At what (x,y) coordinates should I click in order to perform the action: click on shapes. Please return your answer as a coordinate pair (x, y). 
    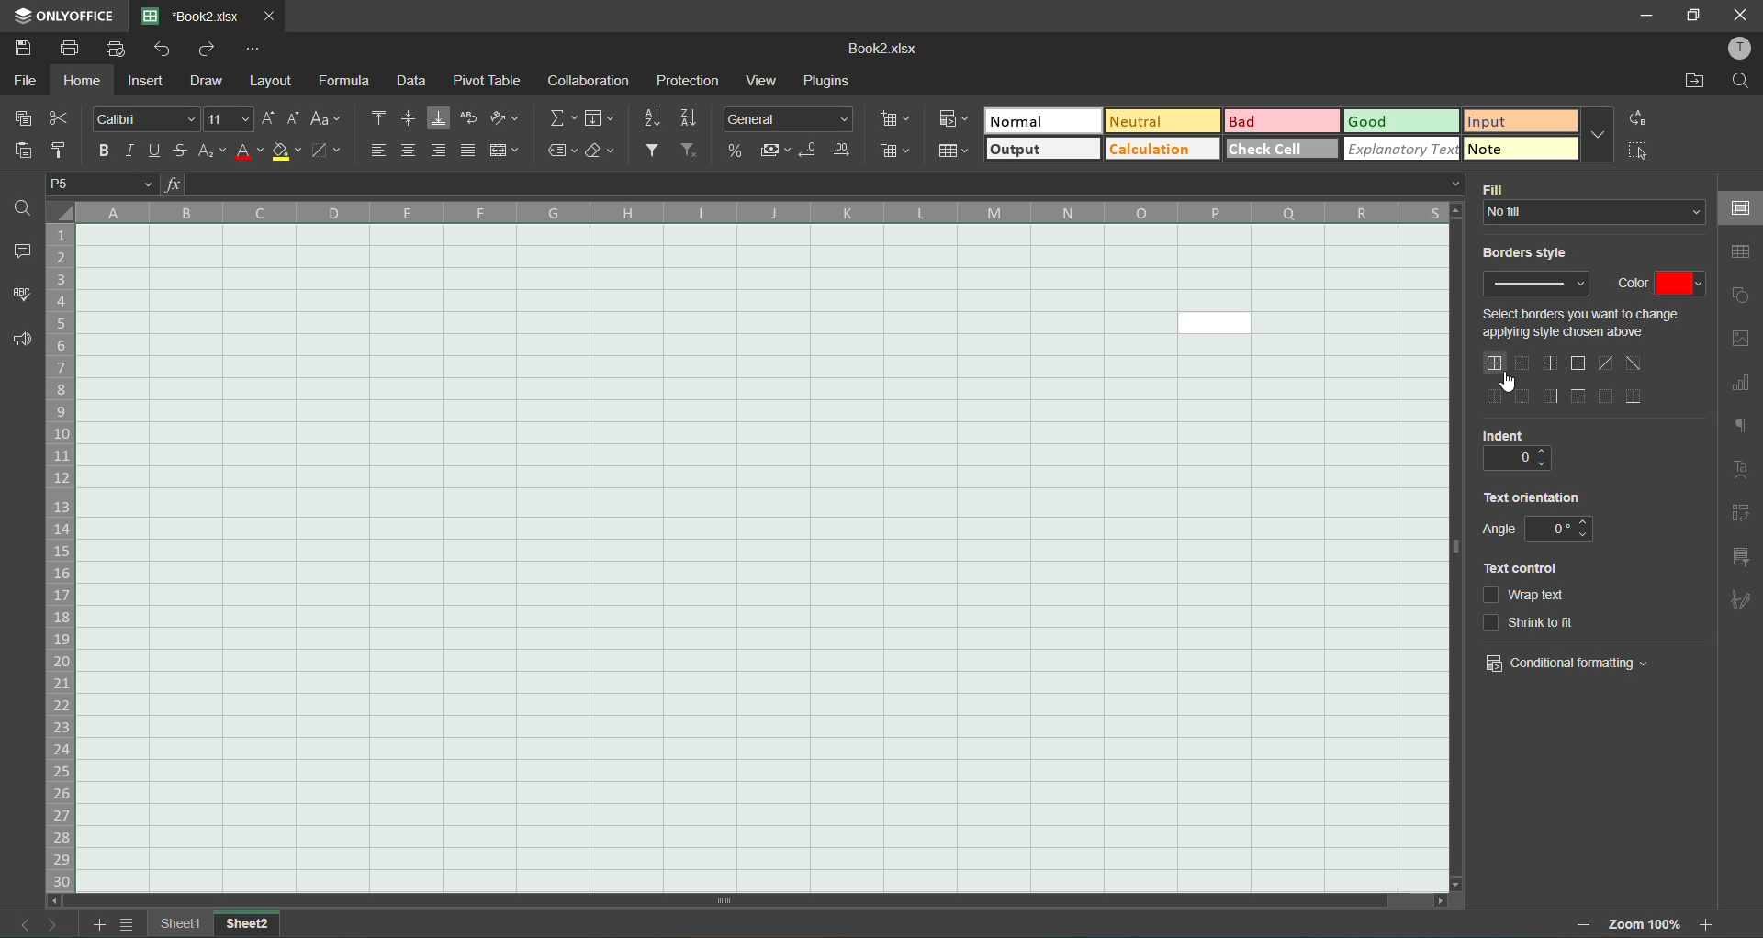
    Looking at the image, I should click on (1741, 295).